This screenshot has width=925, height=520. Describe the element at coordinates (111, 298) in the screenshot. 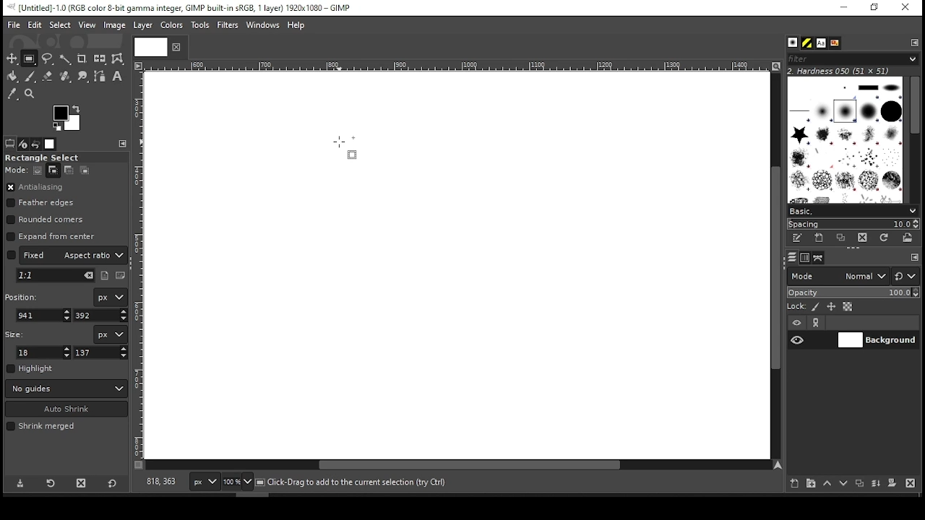

I see `unit` at that location.